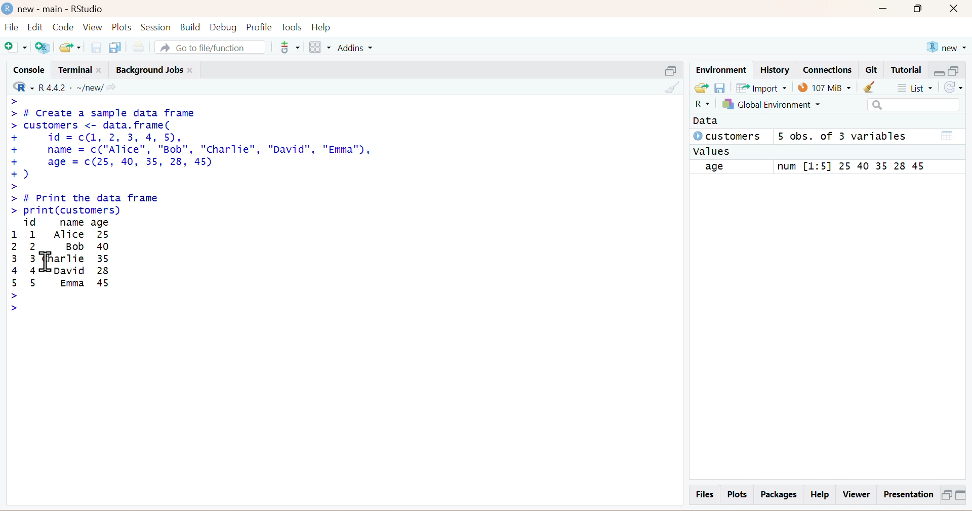 The image size is (972, 511). Describe the element at coordinates (918, 88) in the screenshot. I see `List` at that location.